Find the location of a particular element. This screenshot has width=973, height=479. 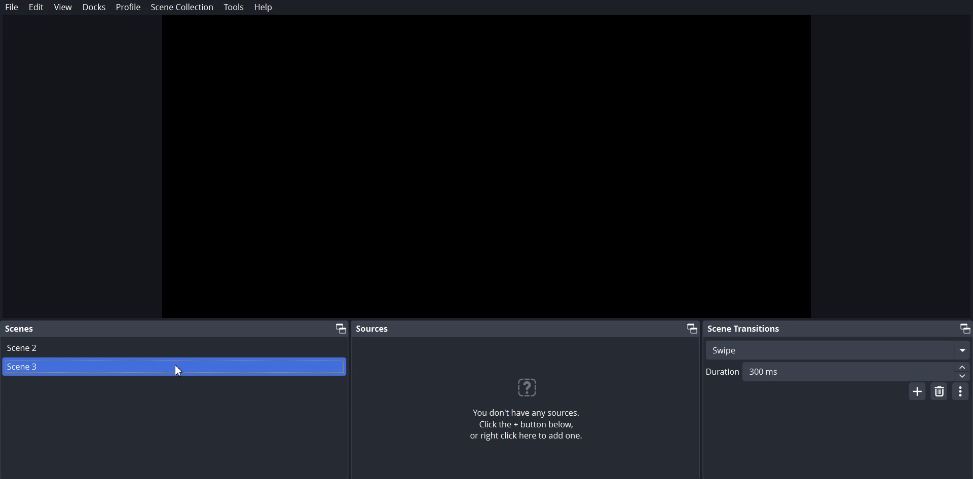

Remove Scene Transition is located at coordinates (940, 392).